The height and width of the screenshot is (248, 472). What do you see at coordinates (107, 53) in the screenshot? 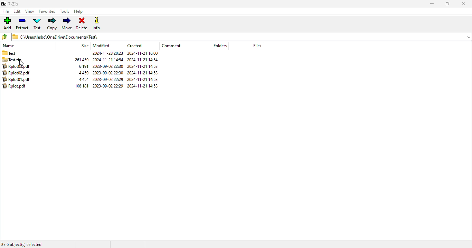
I see `` at bounding box center [107, 53].